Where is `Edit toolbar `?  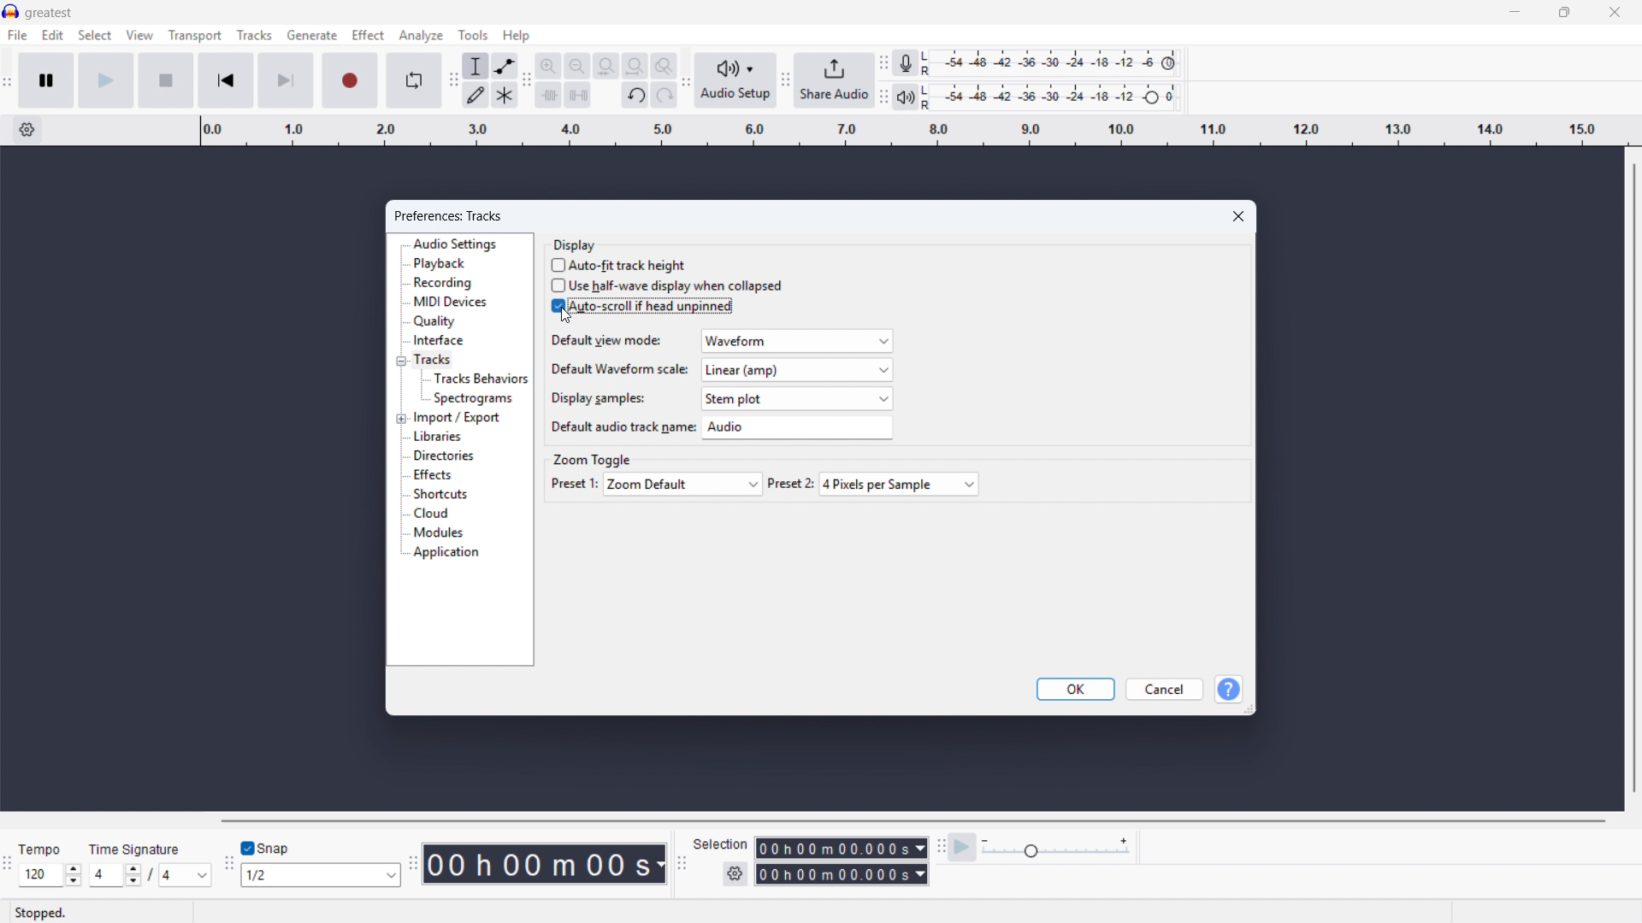
Edit toolbar  is located at coordinates (529, 82).